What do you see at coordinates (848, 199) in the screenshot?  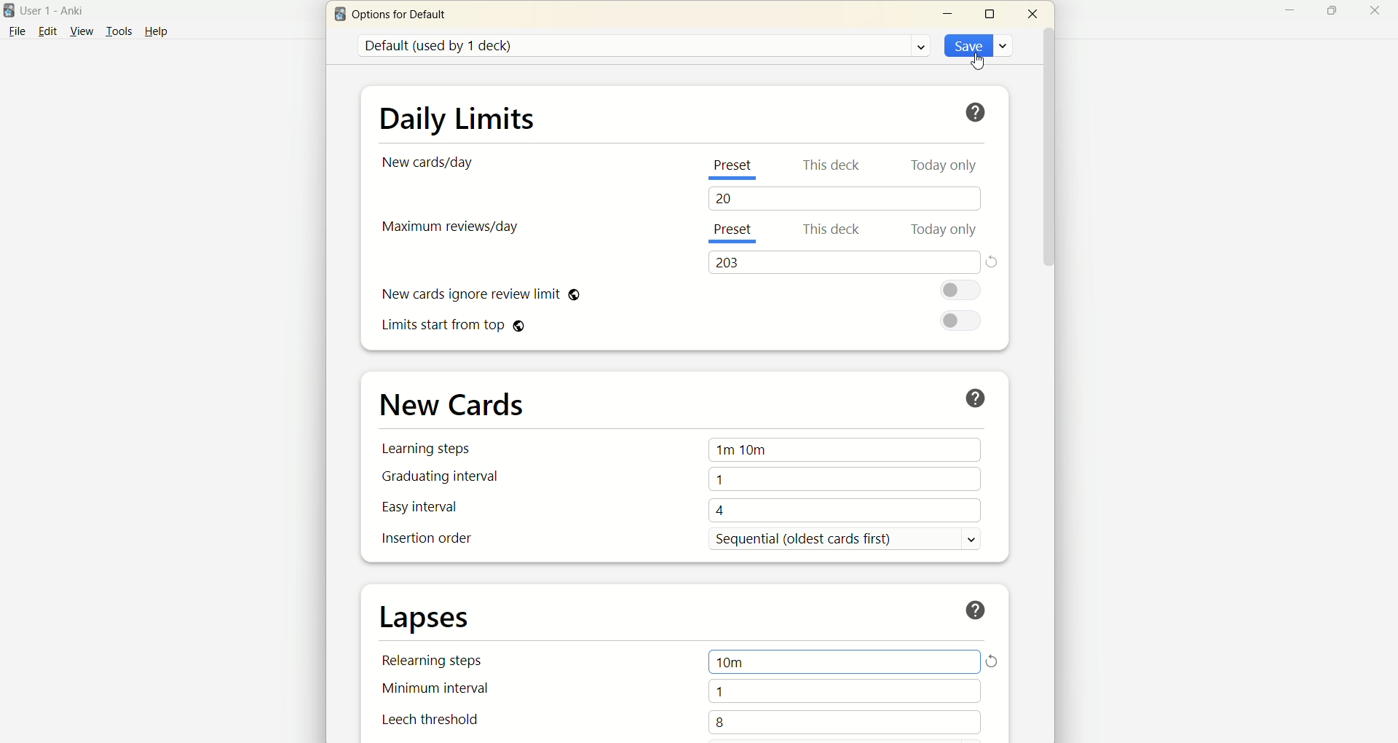 I see `20` at bounding box center [848, 199].